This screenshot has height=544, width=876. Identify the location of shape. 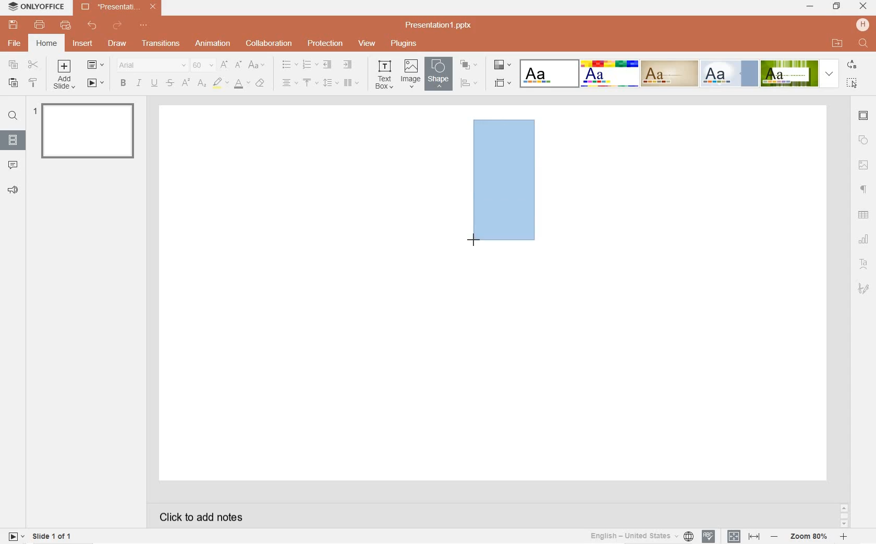
(437, 73).